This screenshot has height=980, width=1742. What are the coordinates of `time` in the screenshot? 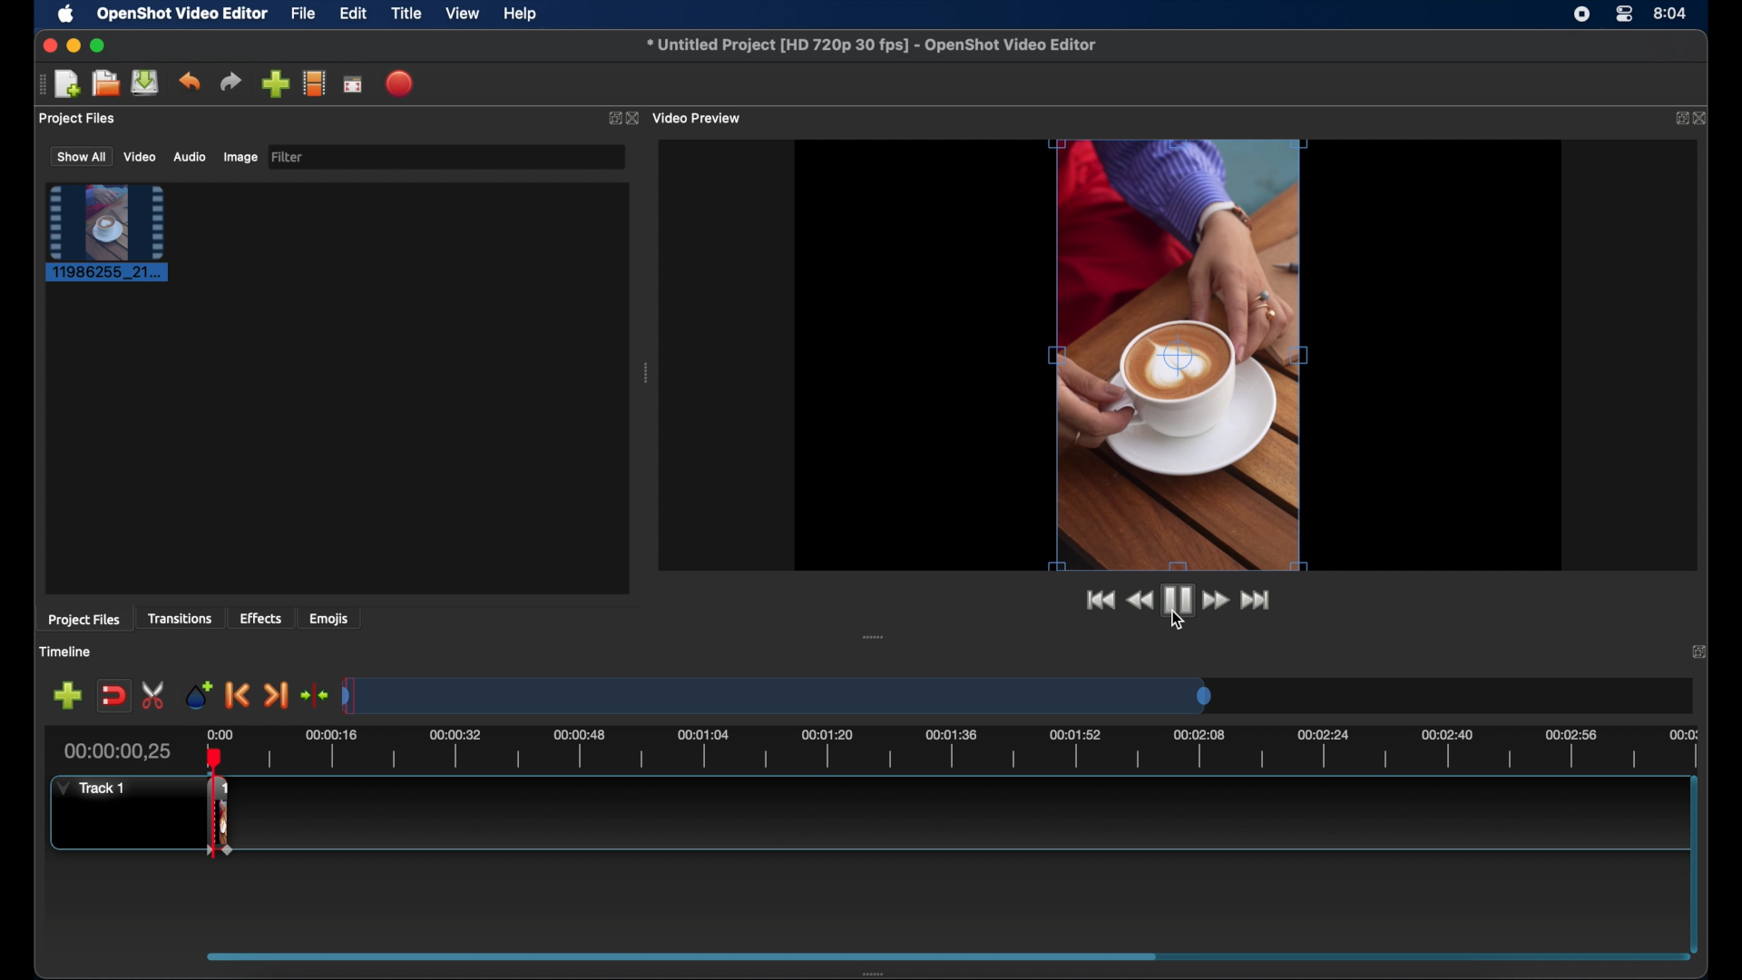 It's located at (1671, 12).